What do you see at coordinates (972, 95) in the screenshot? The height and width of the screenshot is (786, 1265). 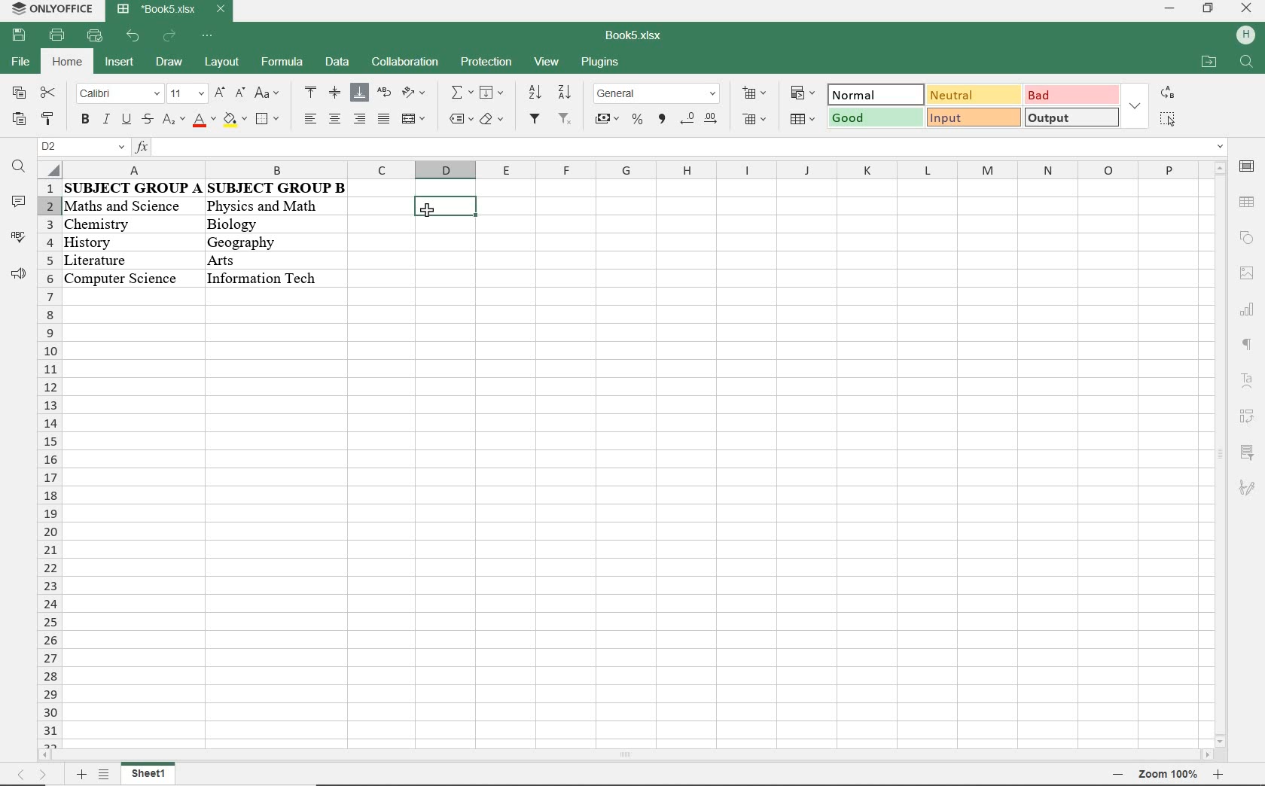 I see `neutral` at bounding box center [972, 95].